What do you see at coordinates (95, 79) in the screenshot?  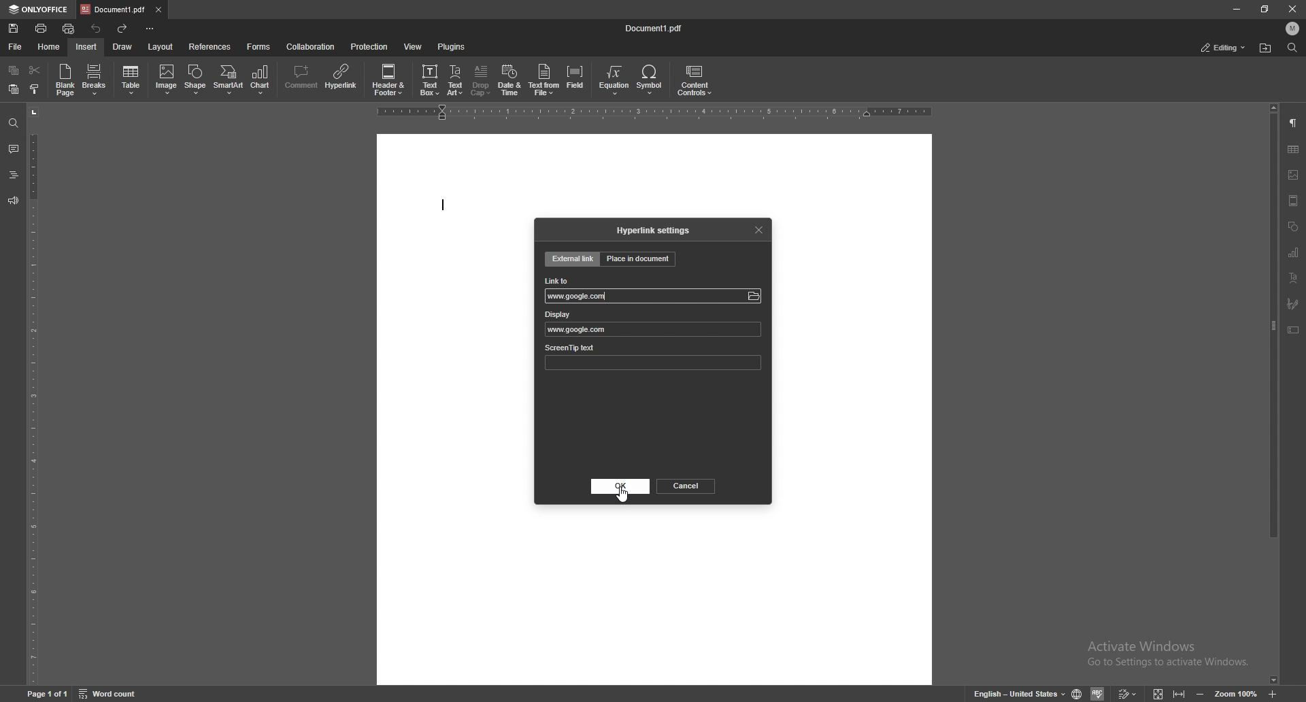 I see `breaks` at bounding box center [95, 79].